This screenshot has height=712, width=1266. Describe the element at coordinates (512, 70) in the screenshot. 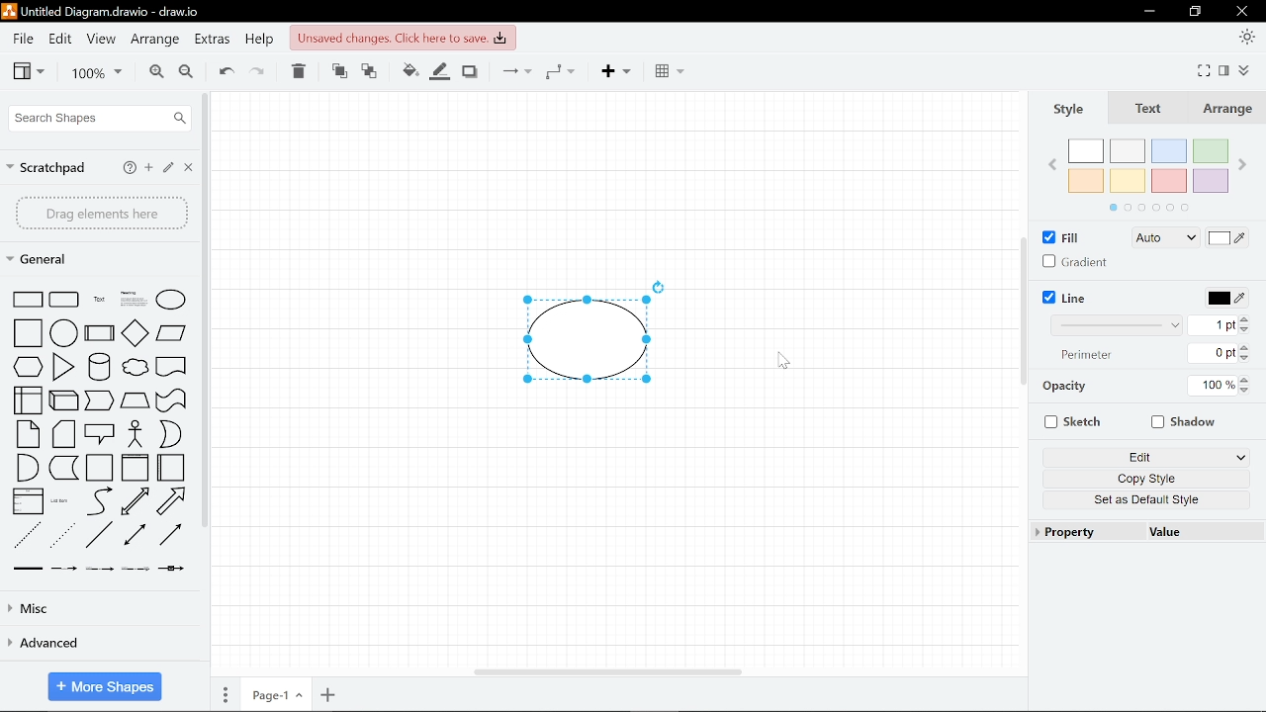

I see `Connector` at that location.